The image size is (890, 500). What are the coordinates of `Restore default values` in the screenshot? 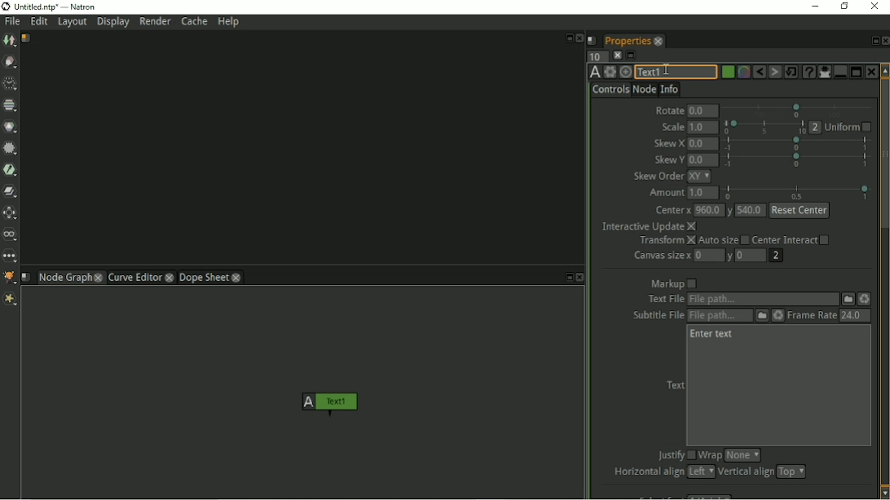 It's located at (791, 72).